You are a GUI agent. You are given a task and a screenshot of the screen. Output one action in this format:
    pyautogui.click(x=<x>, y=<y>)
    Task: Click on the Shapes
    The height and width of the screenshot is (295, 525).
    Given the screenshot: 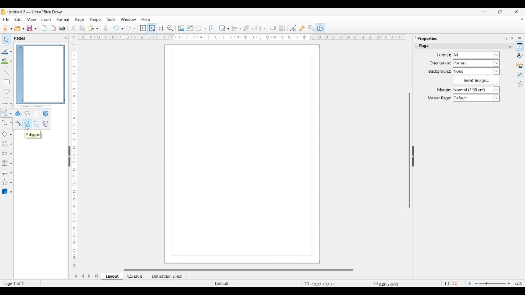 What is the action you would take?
    pyautogui.click(x=520, y=84)
    